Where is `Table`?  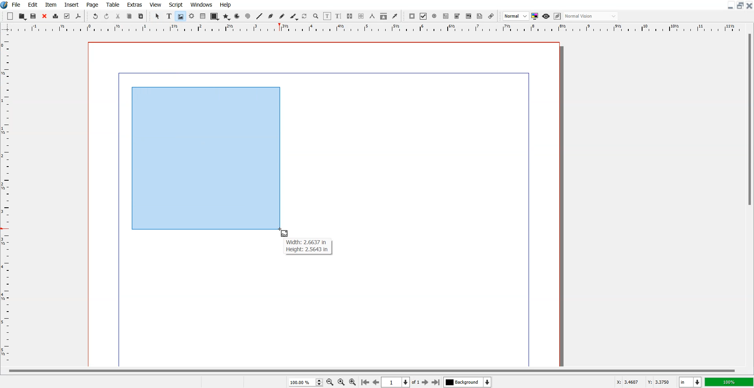
Table is located at coordinates (203, 16).